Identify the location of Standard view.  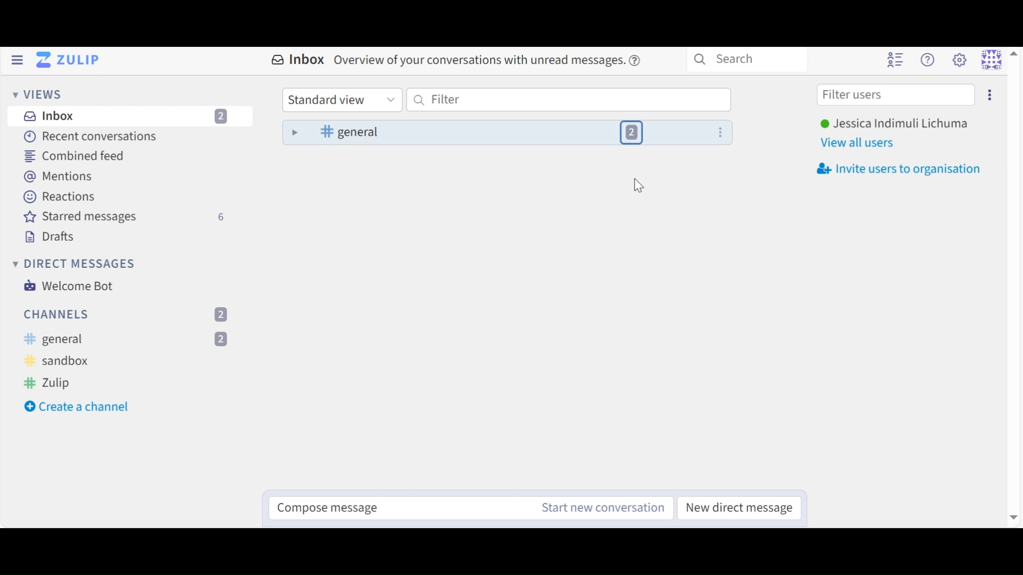
(344, 100).